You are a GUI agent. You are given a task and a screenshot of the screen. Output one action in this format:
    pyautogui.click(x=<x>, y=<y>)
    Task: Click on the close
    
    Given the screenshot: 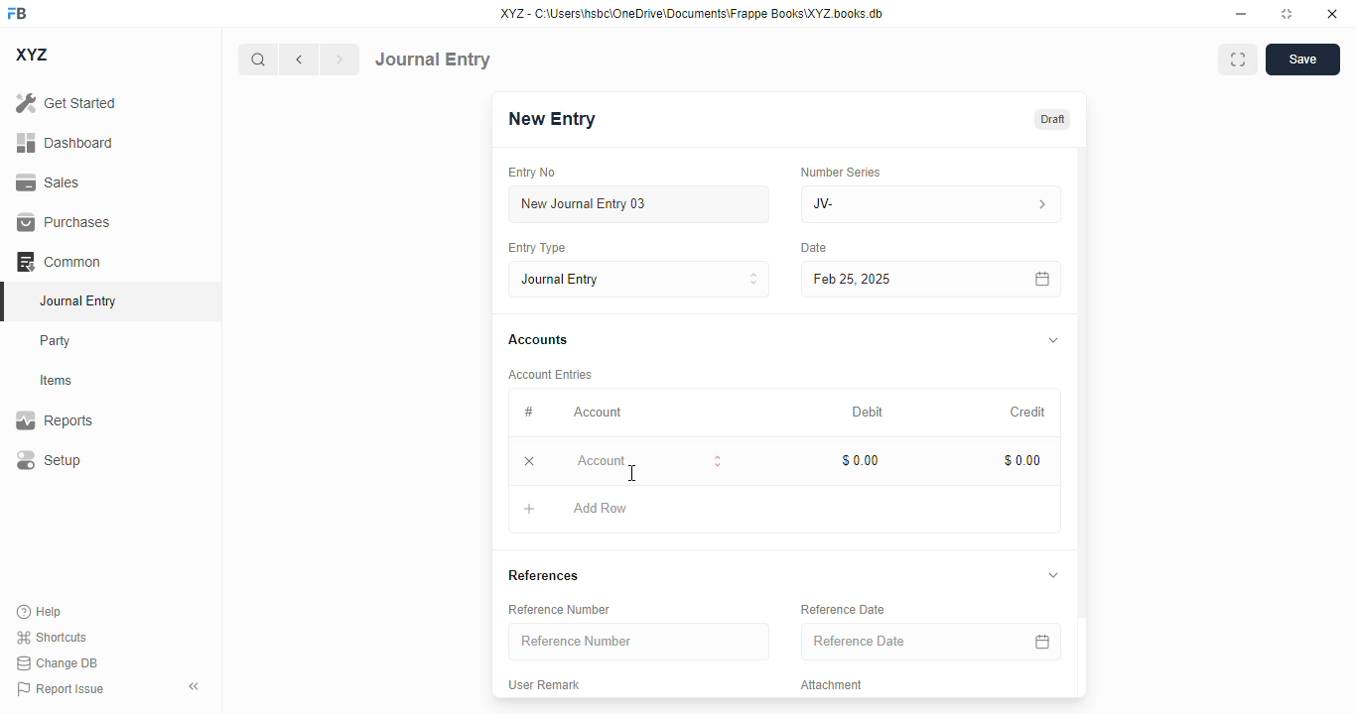 What is the action you would take?
    pyautogui.click(x=1332, y=13)
    